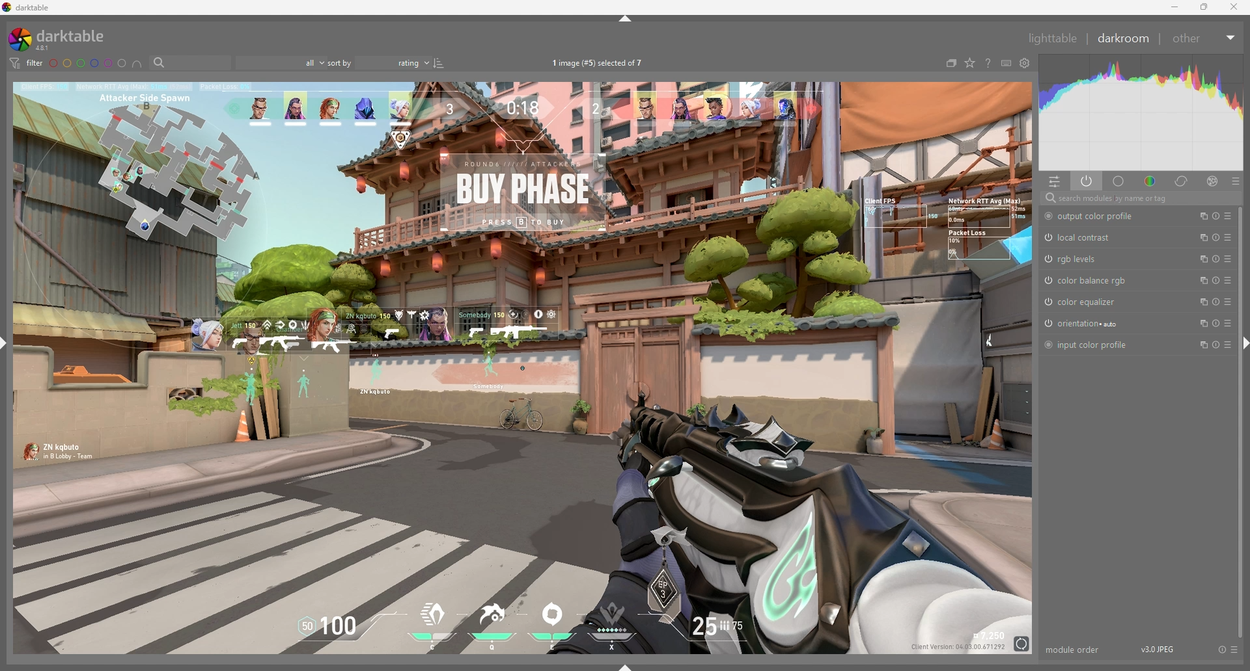 The image size is (1250, 671). What do you see at coordinates (1221, 650) in the screenshot?
I see `reset` at bounding box center [1221, 650].